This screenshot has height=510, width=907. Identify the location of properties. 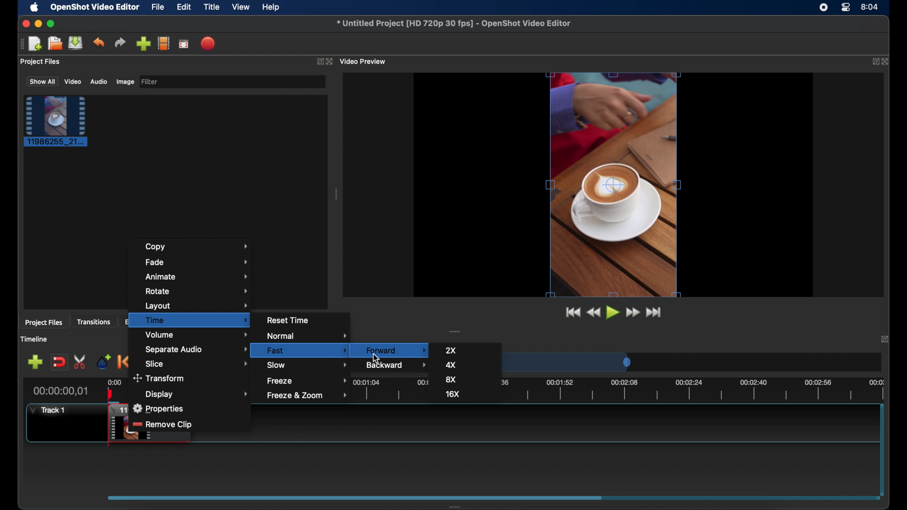
(157, 408).